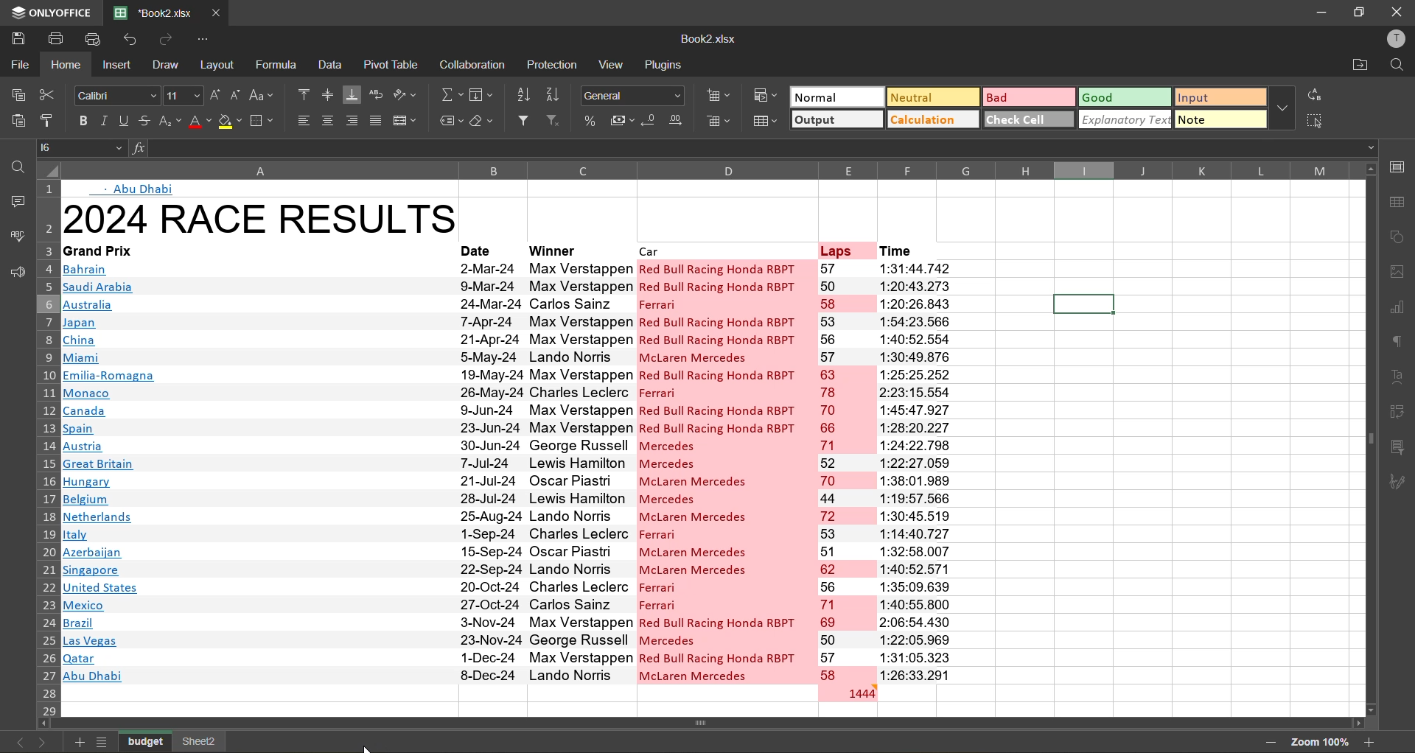 This screenshot has height=753, width=1415. What do you see at coordinates (553, 66) in the screenshot?
I see `protection` at bounding box center [553, 66].